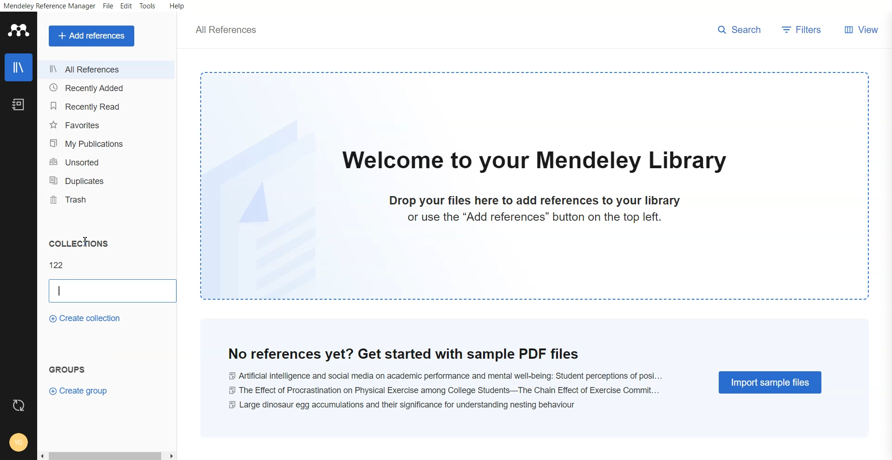 The image size is (892, 460). Describe the element at coordinates (537, 201) in the screenshot. I see `drop your files here to add references to your library` at that location.